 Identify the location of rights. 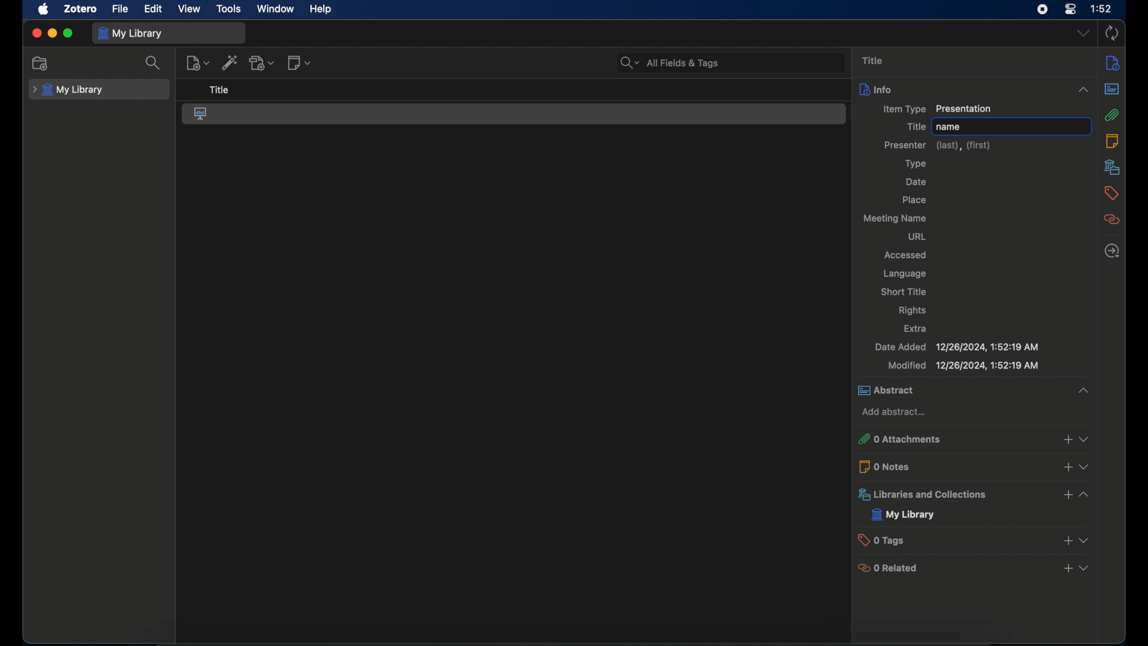
(914, 311).